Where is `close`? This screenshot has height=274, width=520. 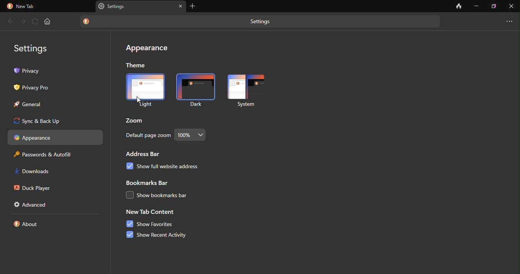
close is located at coordinates (511, 6).